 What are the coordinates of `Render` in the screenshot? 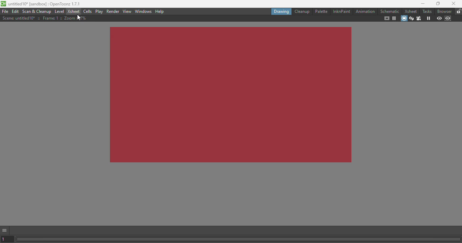 It's located at (113, 11).